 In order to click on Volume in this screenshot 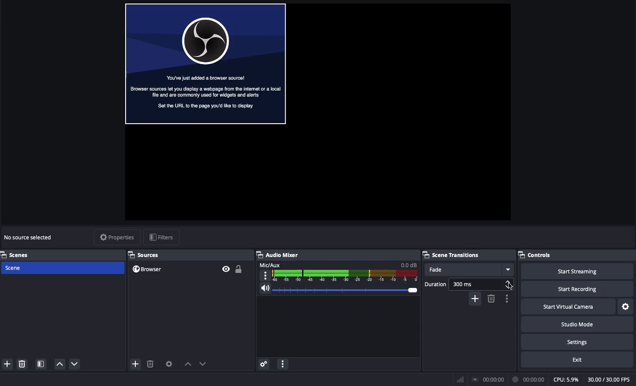, I will do `click(339, 290)`.